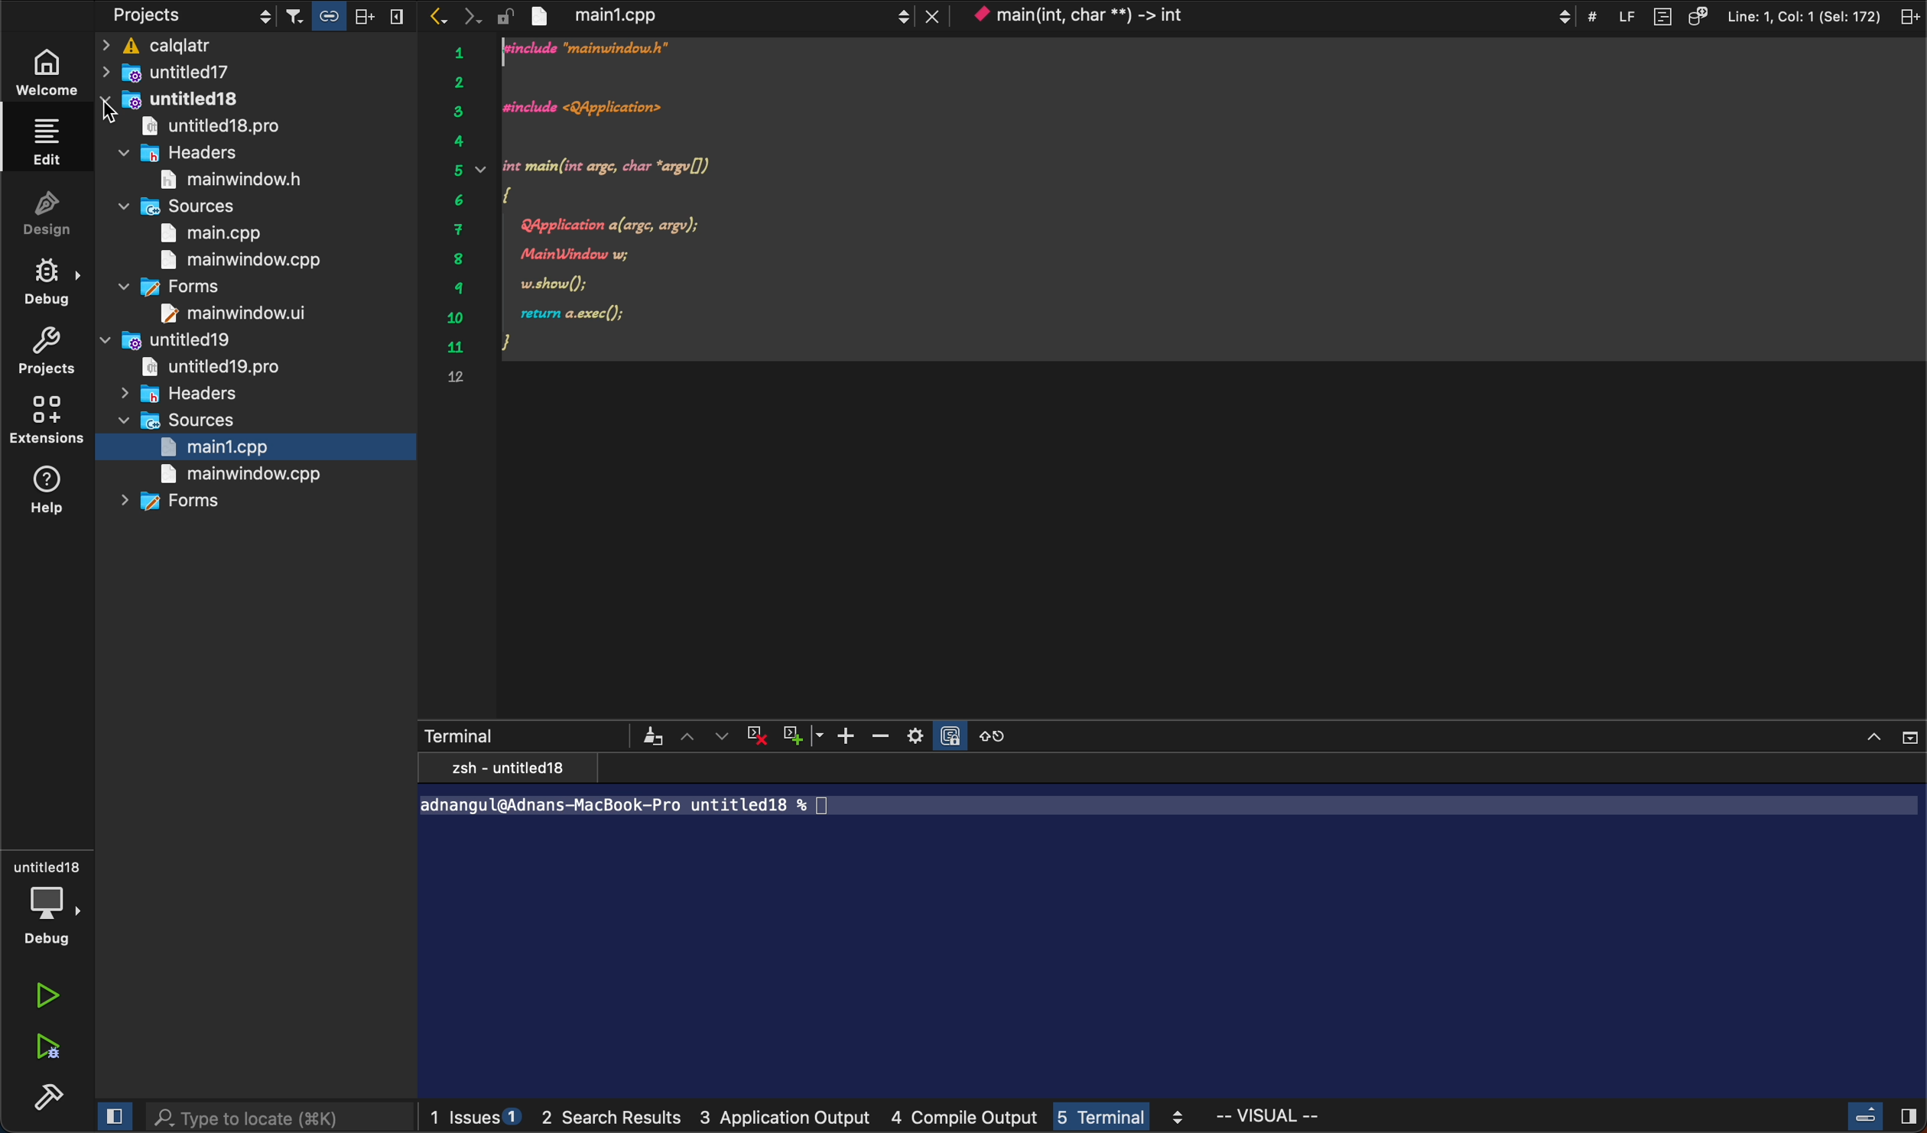  I want to click on extensions, so click(47, 422).